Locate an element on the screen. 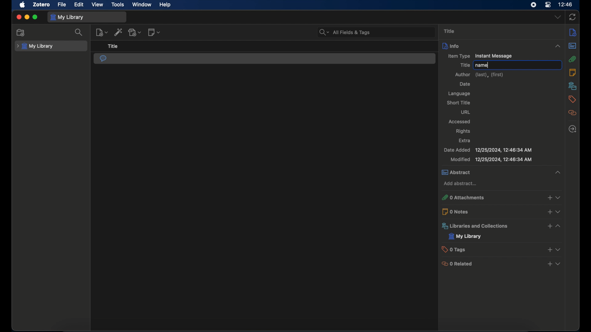 The width and height of the screenshot is (591, 332). libraries and collections is located at coordinates (572, 86).